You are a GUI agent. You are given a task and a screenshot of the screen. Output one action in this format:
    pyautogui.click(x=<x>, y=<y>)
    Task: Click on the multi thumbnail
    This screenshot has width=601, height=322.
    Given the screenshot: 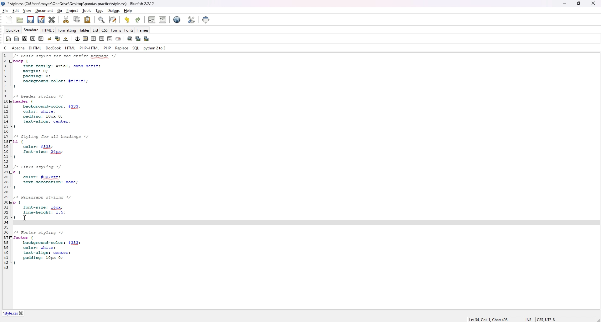 What is the action you would take?
    pyautogui.click(x=146, y=39)
    